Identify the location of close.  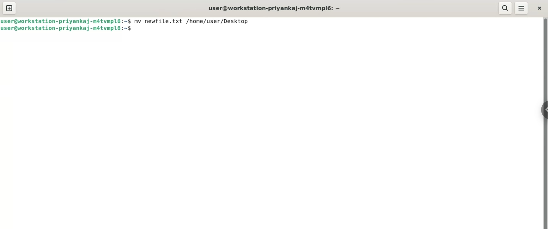
(539, 9).